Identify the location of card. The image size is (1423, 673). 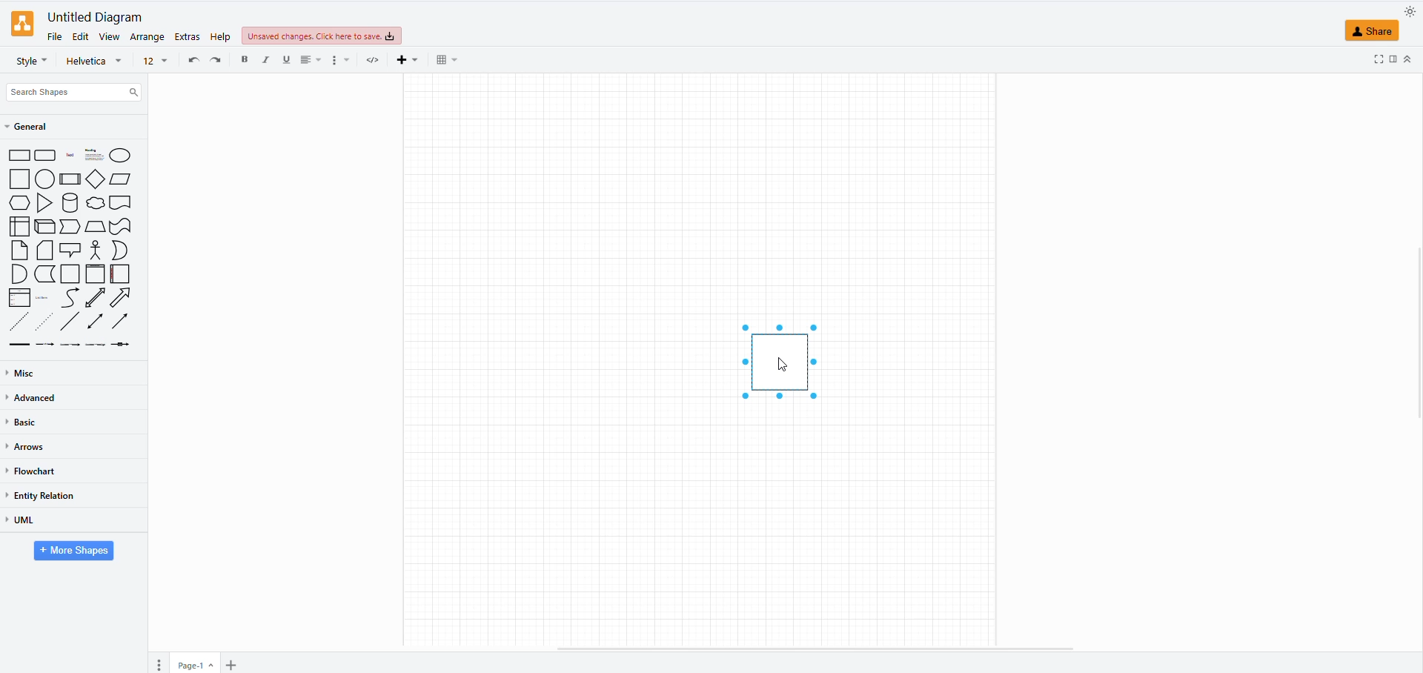
(46, 251).